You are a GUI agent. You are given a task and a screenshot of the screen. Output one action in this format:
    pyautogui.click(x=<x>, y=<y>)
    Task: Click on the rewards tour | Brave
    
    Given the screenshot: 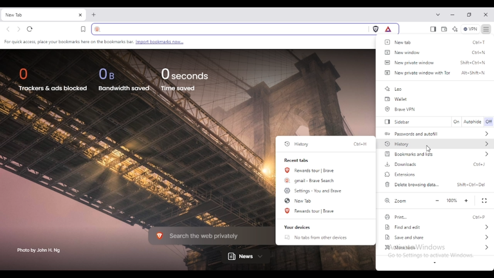 What is the action you would take?
    pyautogui.click(x=310, y=170)
    